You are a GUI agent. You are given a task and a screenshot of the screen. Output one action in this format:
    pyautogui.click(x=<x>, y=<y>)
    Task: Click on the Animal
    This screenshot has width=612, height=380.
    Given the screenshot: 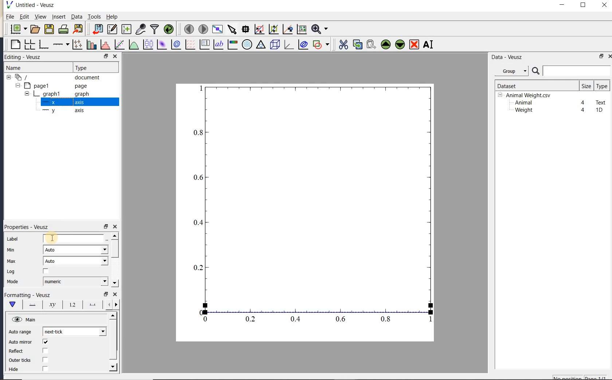 What is the action you would take?
    pyautogui.click(x=523, y=103)
    